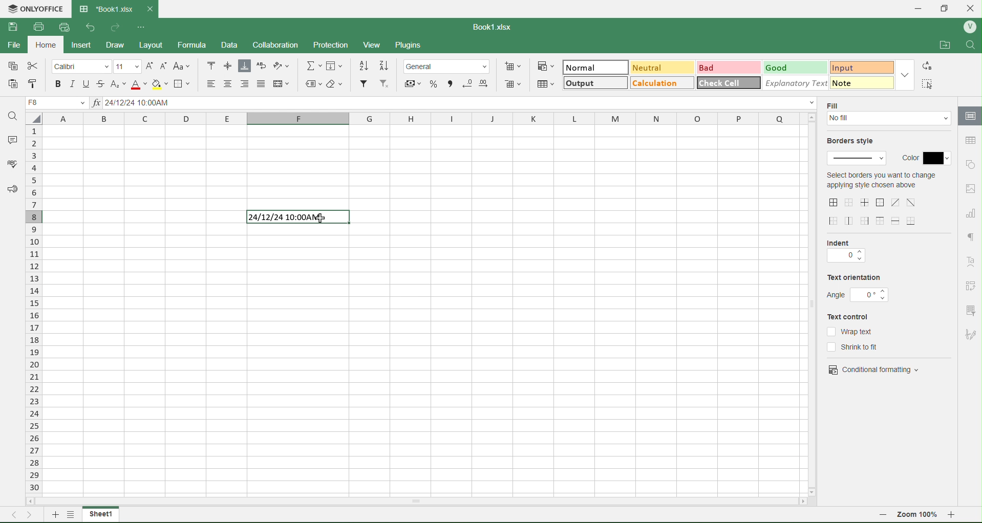 Image resolution: width=982 pixels, height=523 pixels. Describe the element at coordinates (907, 74) in the screenshot. I see `Formatting Box` at that location.